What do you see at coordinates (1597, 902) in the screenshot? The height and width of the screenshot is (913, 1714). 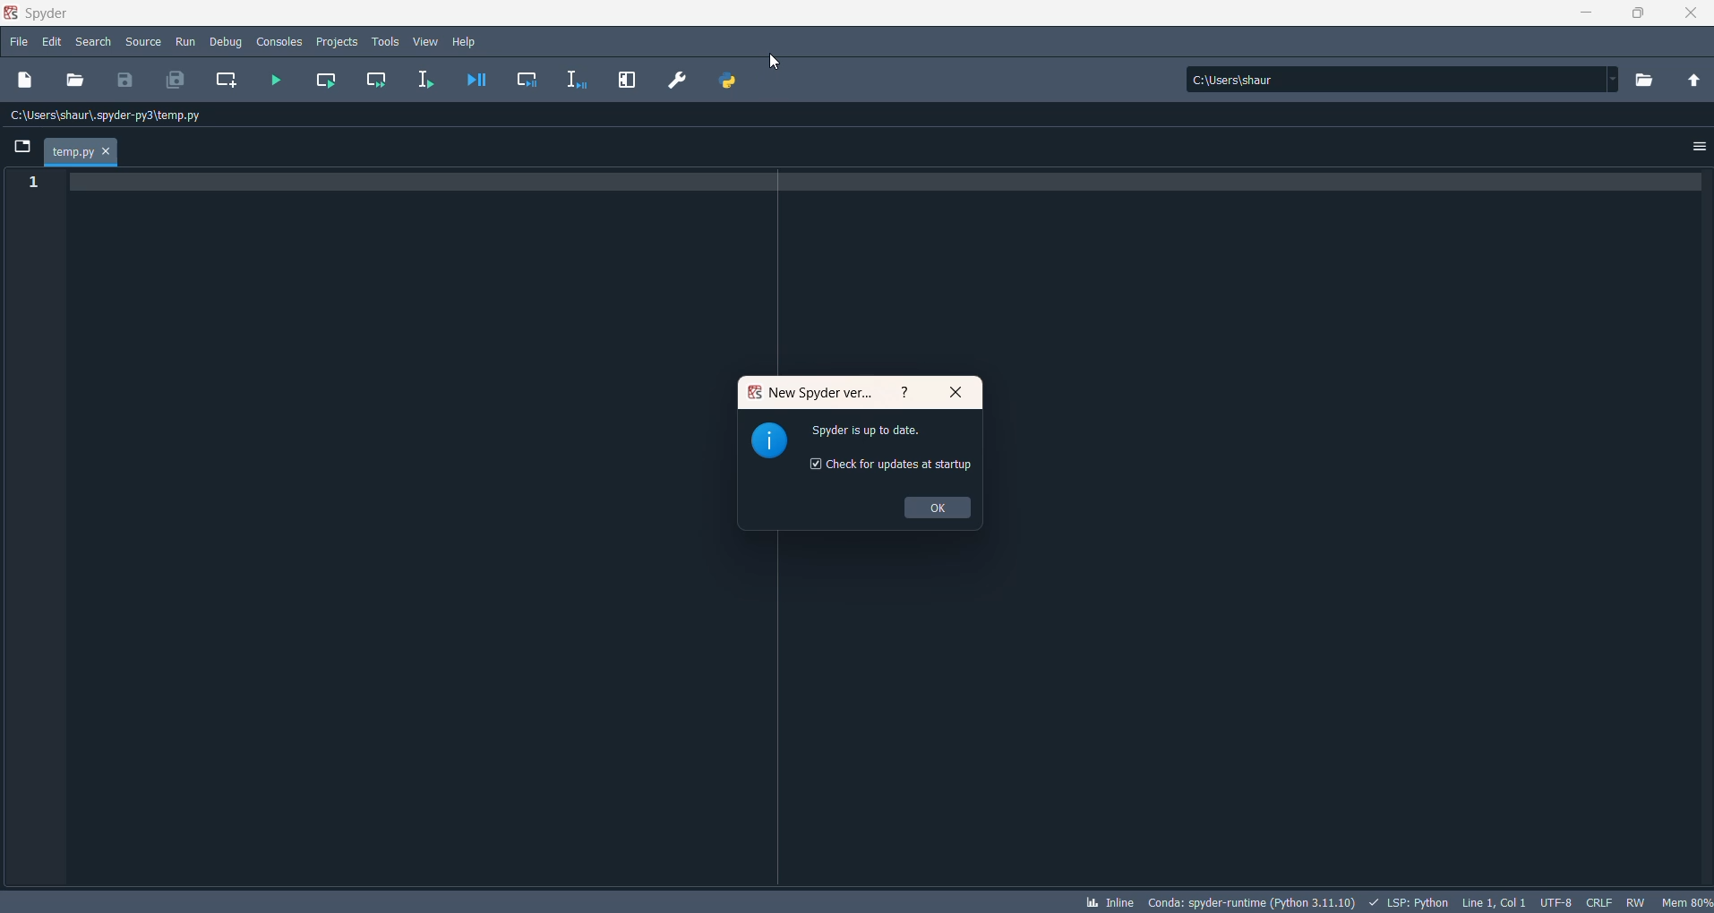 I see `FILE EOL STATUS` at bounding box center [1597, 902].